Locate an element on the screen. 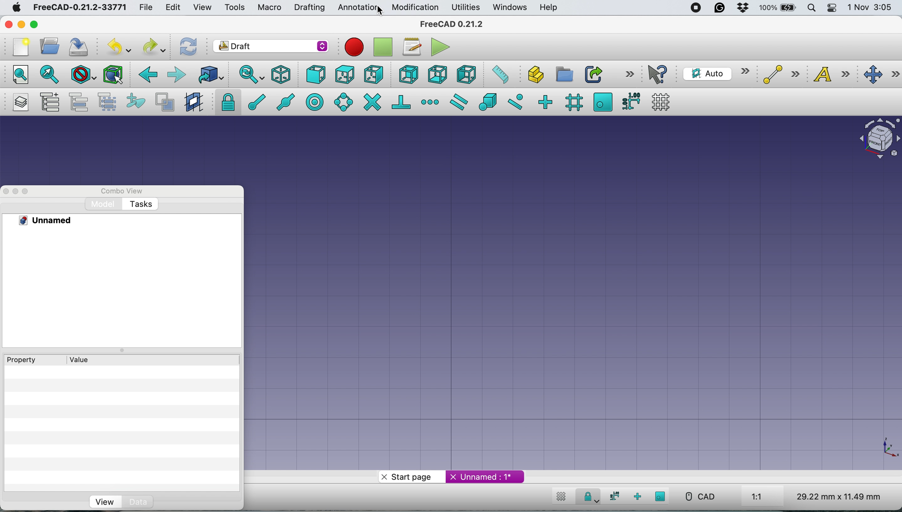 The image size is (902, 512). create object is located at coordinates (531, 74).